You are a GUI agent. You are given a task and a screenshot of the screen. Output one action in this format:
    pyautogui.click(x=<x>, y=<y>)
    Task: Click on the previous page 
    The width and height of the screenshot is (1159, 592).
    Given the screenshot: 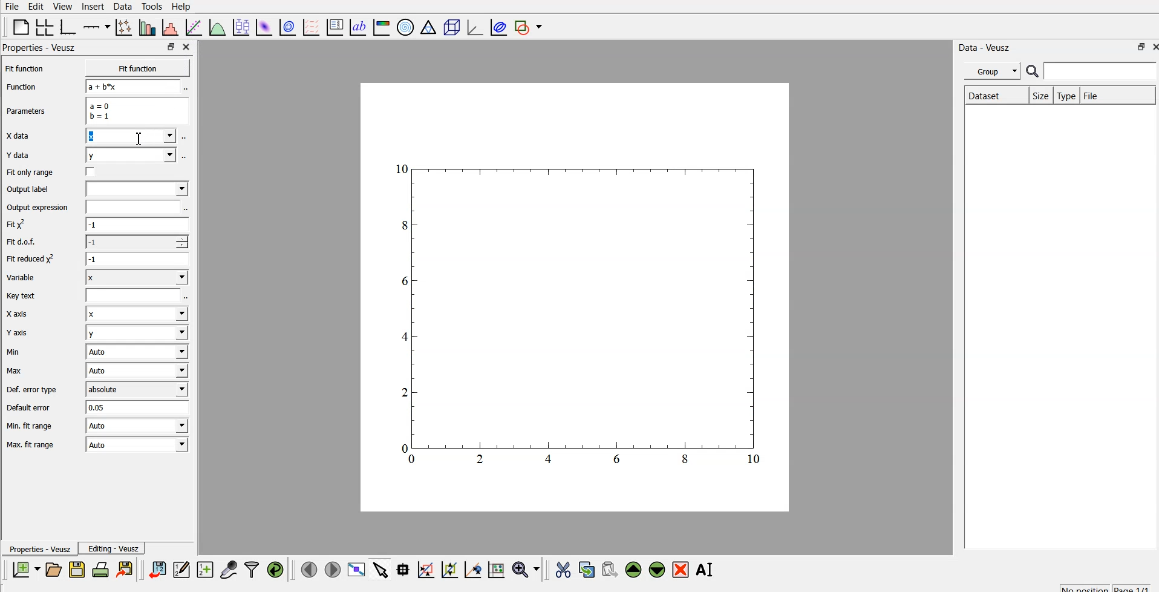 What is the action you would take?
    pyautogui.click(x=309, y=570)
    